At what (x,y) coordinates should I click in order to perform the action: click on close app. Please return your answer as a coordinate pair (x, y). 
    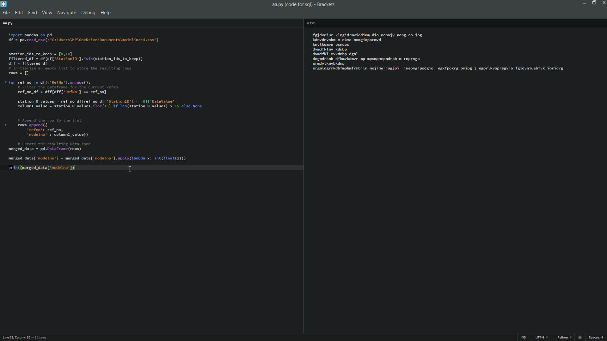
    Looking at the image, I should click on (603, 4).